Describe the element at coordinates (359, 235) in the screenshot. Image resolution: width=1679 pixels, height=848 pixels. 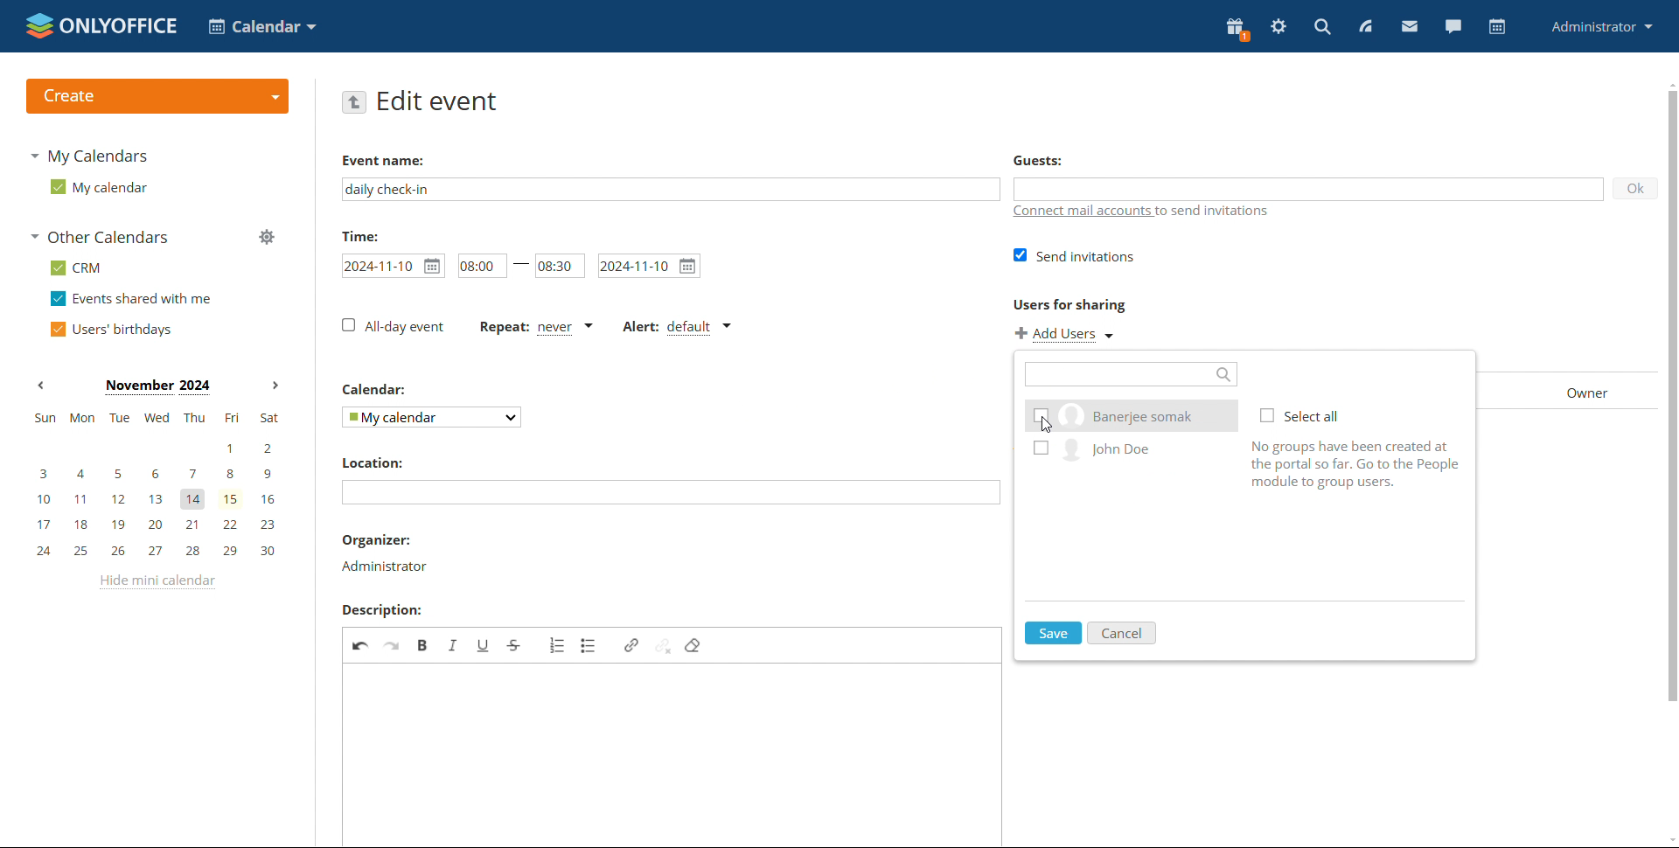
I see `time:` at that location.